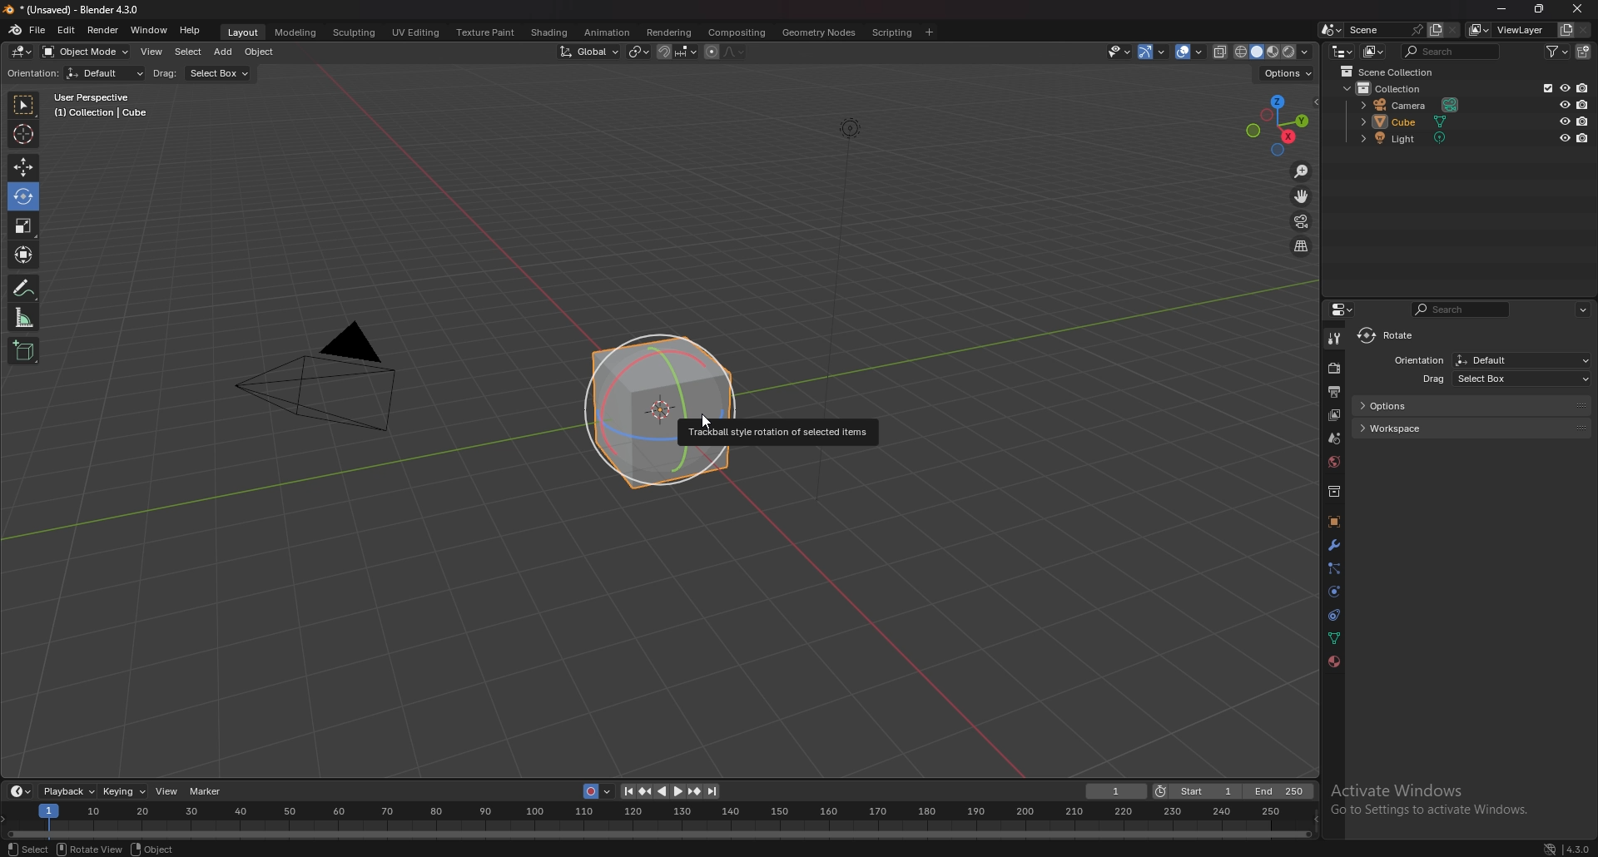 This screenshot has width=1598, height=857. What do you see at coordinates (1116, 791) in the screenshot?
I see `current frame` at bounding box center [1116, 791].